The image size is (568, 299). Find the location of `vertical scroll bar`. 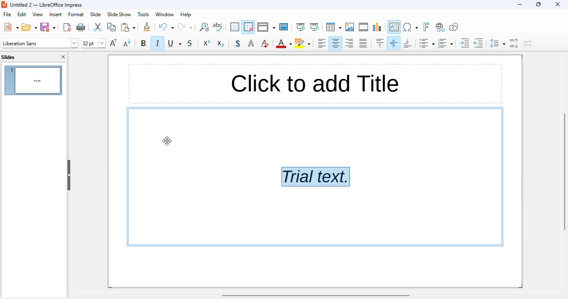

vertical scroll bar is located at coordinates (564, 171).